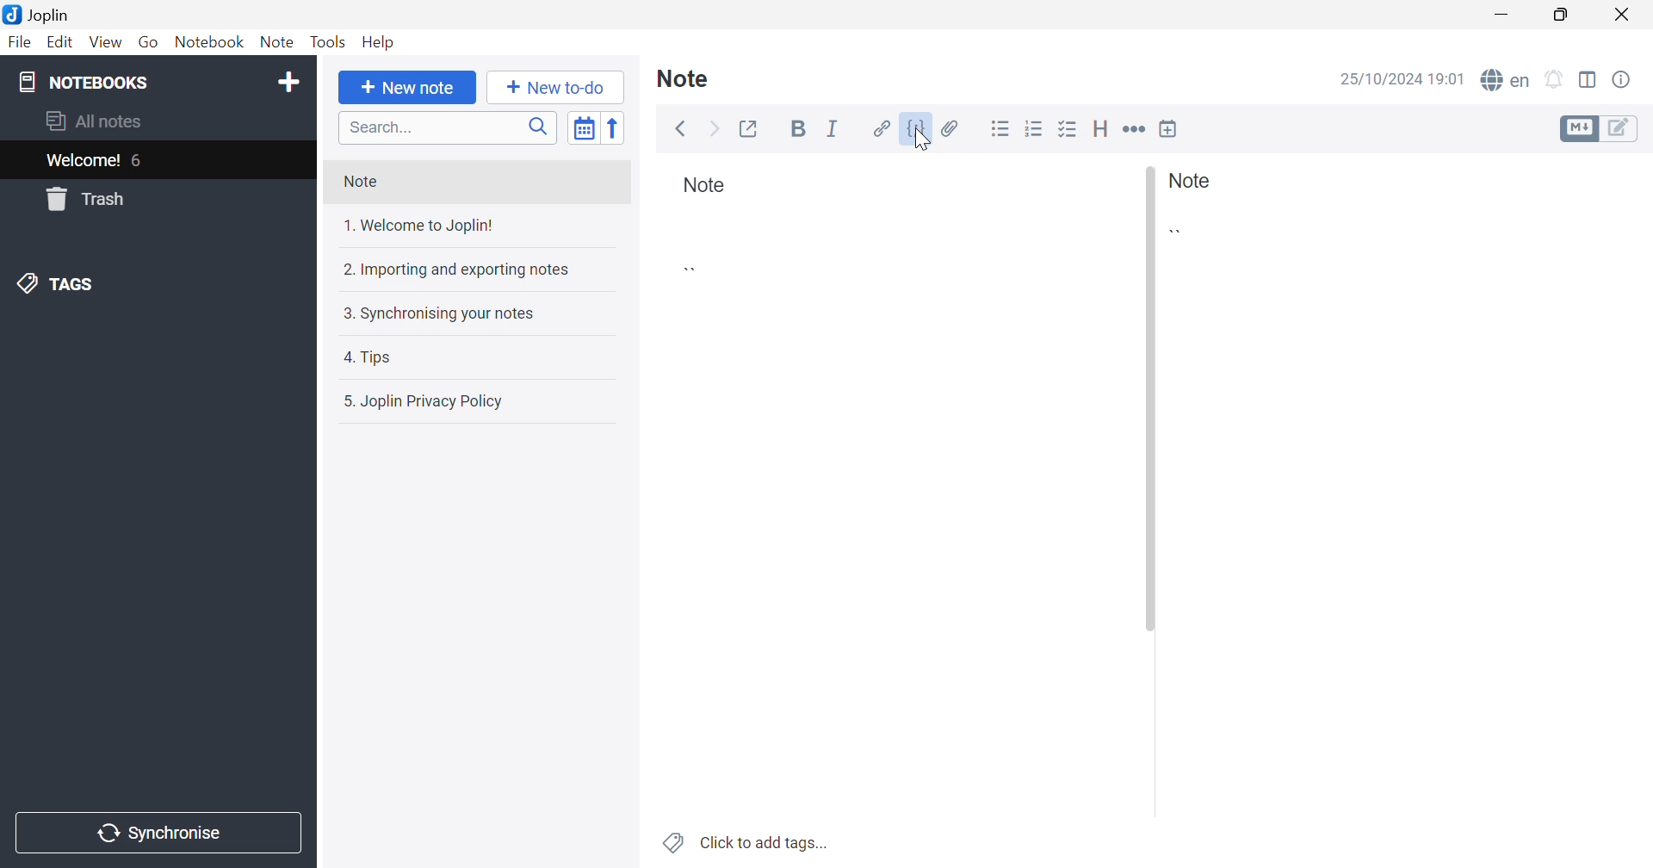 The height and width of the screenshot is (868, 1653). I want to click on Note, so click(278, 43).